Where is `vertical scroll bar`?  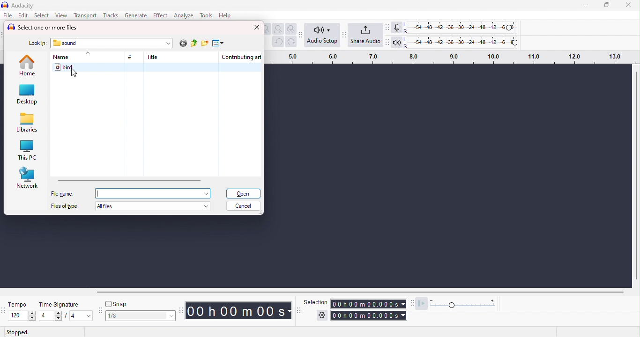 vertical scroll bar is located at coordinates (636, 175).